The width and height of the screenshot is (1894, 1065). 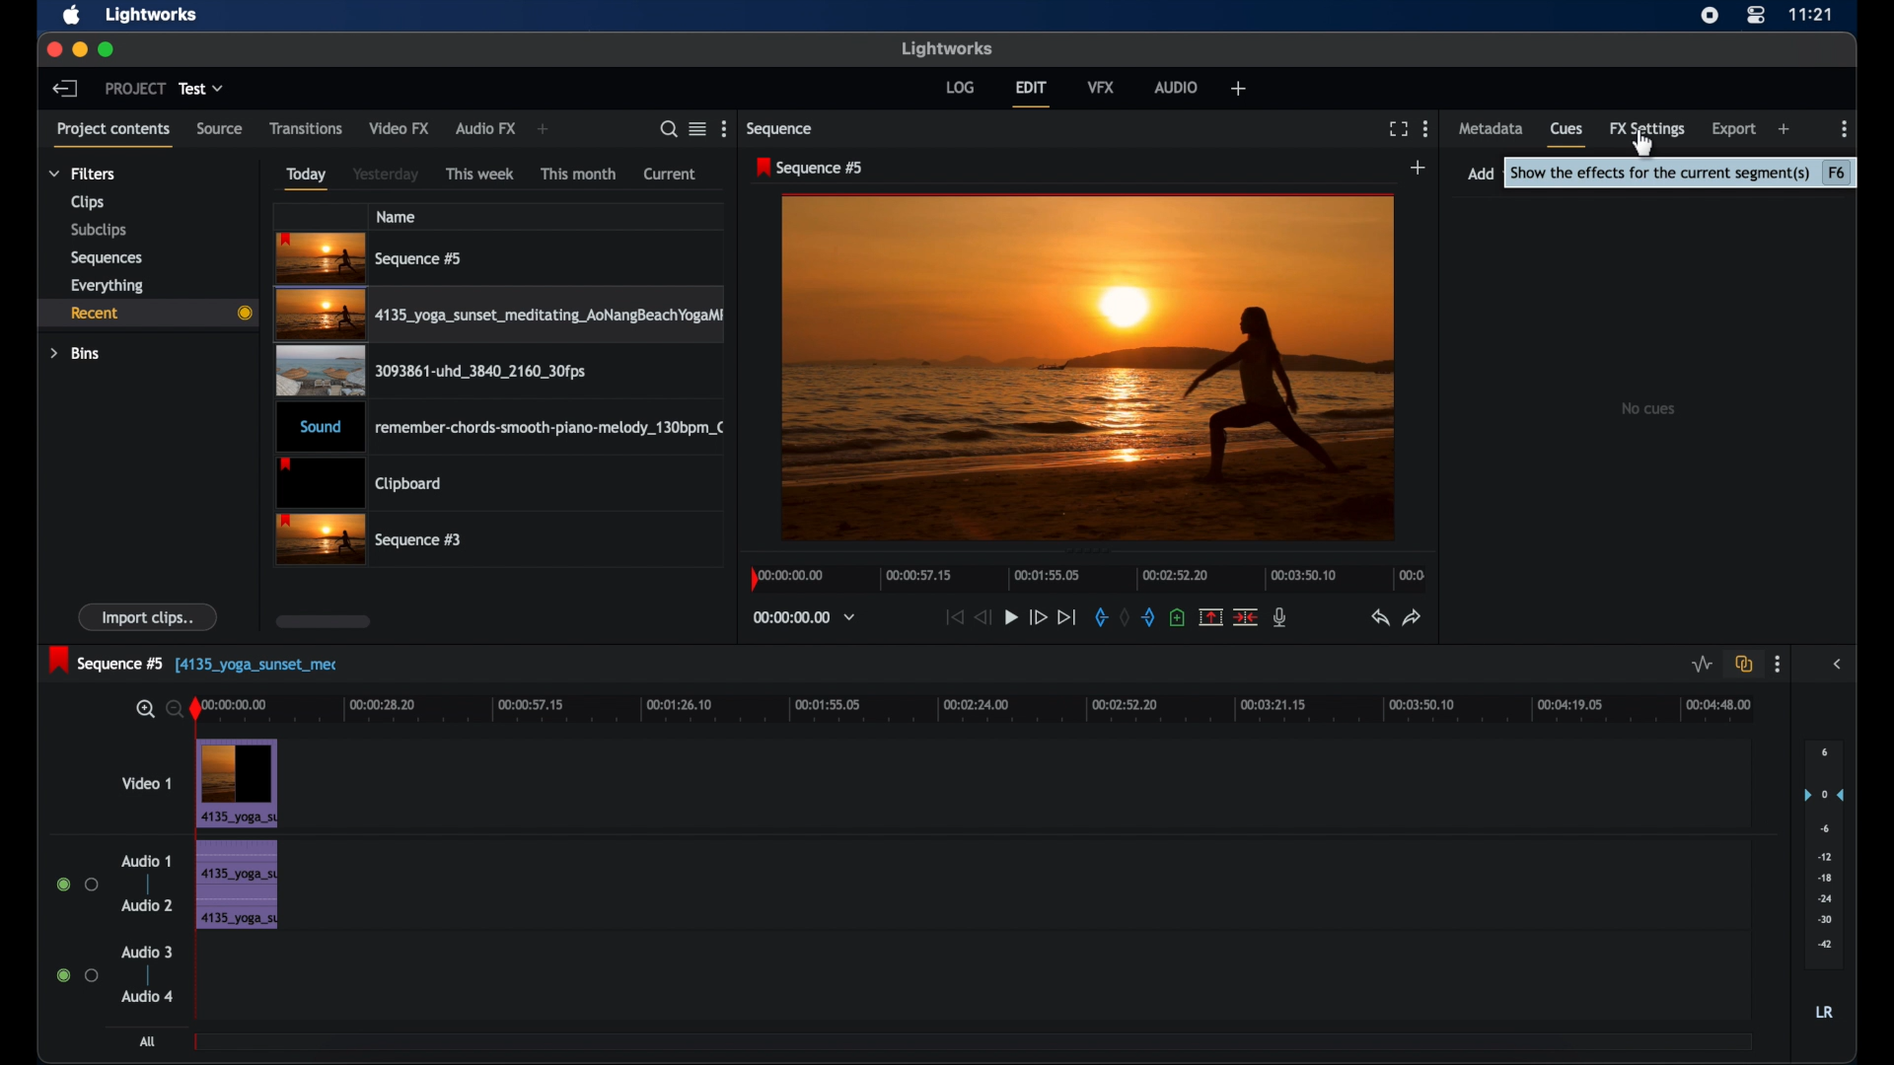 I want to click on video clip, so click(x=239, y=784).